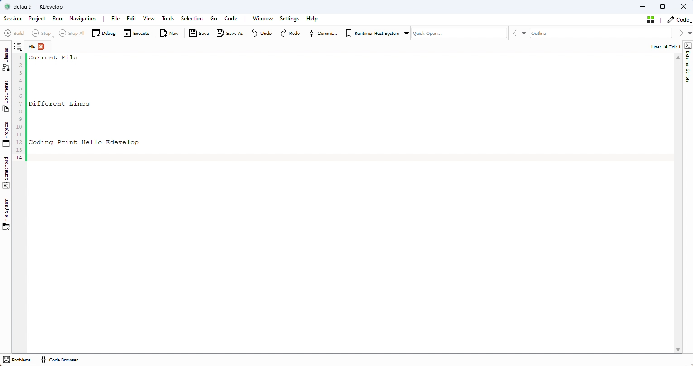 Image resolution: width=693 pixels, height=366 pixels. I want to click on Build, so click(14, 34).